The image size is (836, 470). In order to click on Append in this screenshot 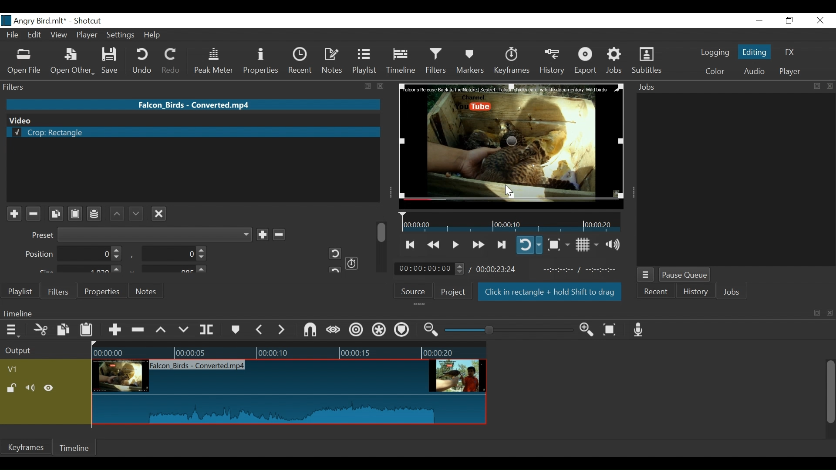, I will do `click(114, 331)`.